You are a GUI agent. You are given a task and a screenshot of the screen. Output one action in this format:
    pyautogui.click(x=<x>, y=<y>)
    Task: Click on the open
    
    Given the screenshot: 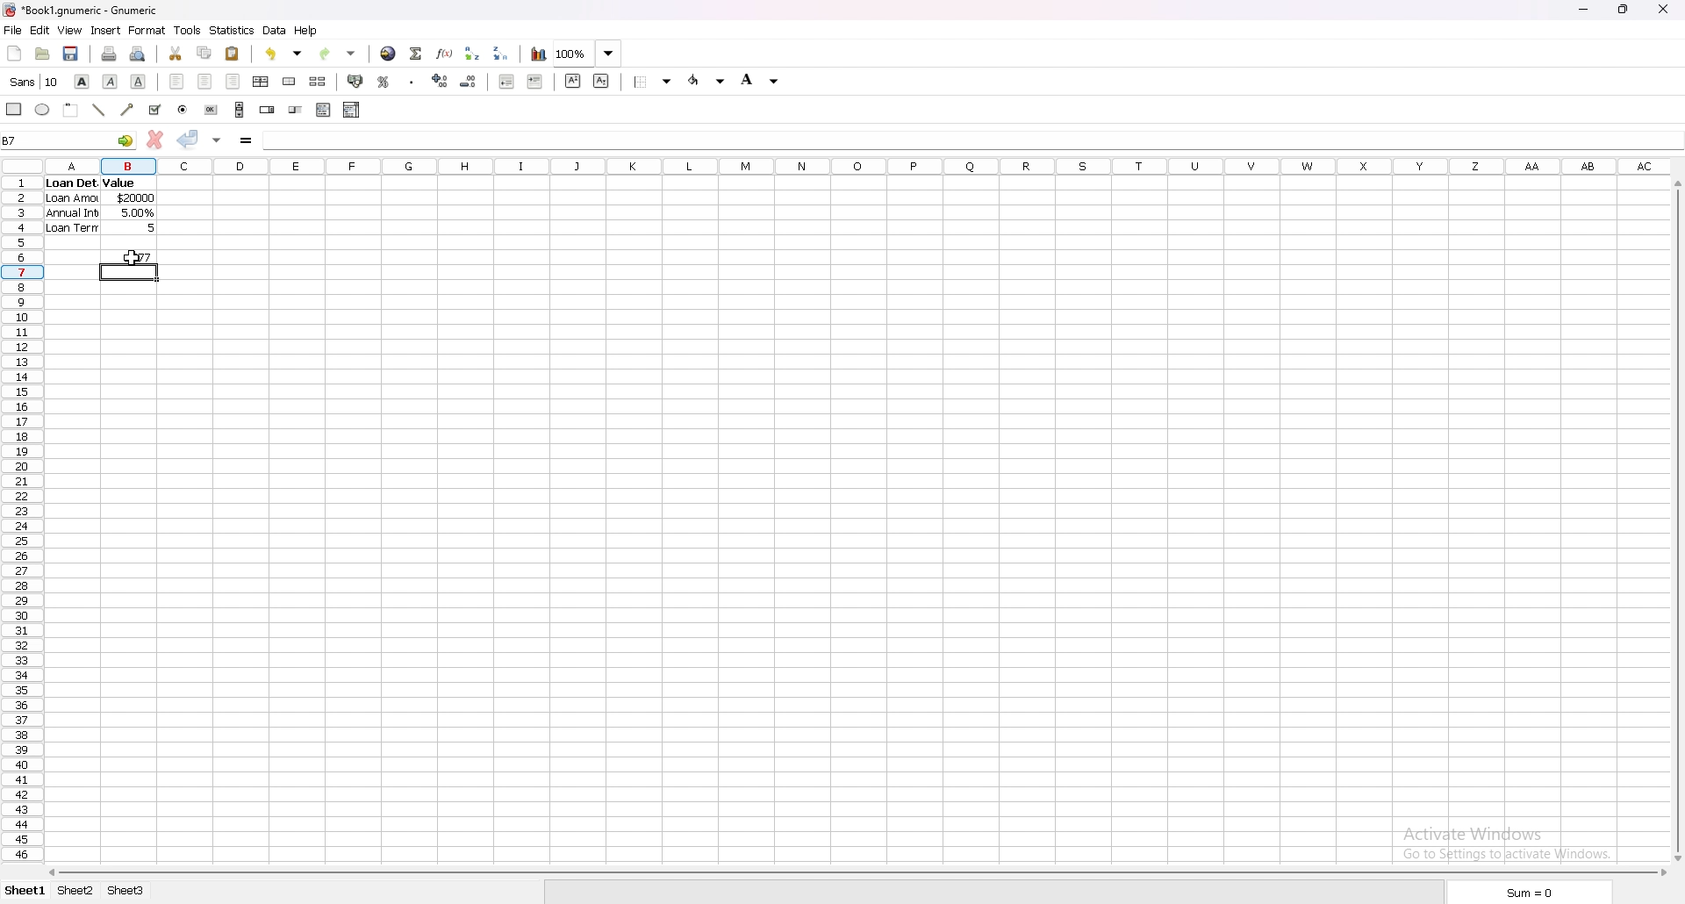 What is the action you would take?
    pyautogui.click(x=42, y=53)
    